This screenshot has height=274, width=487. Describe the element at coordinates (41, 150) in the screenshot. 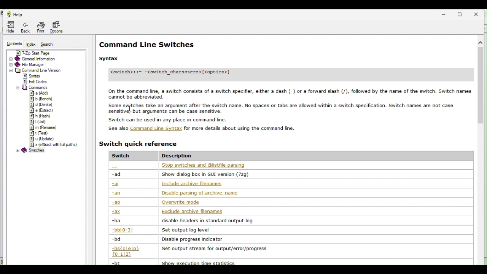

I see `switches` at that location.